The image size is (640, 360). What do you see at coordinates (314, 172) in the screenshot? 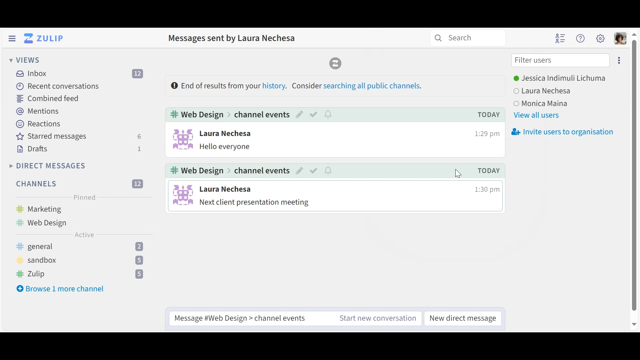
I see `mark` at bounding box center [314, 172].